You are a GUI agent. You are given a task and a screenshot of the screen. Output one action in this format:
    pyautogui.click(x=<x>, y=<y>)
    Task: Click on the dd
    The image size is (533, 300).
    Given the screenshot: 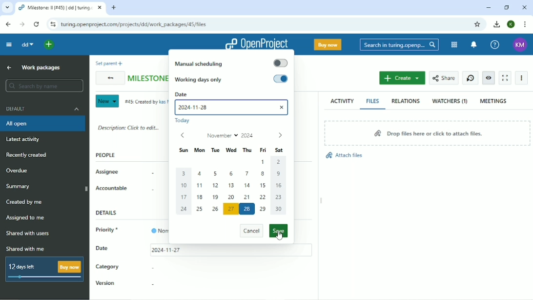 What is the action you would take?
    pyautogui.click(x=26, y=44)
    